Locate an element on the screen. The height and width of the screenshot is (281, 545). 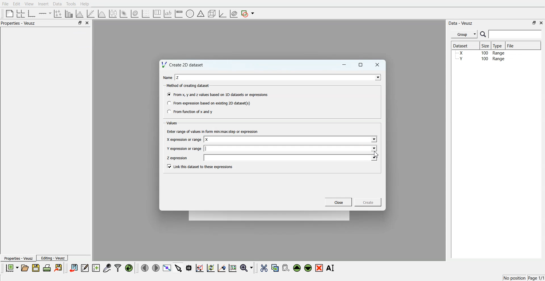
Edit is located at coordinates (16, 4).